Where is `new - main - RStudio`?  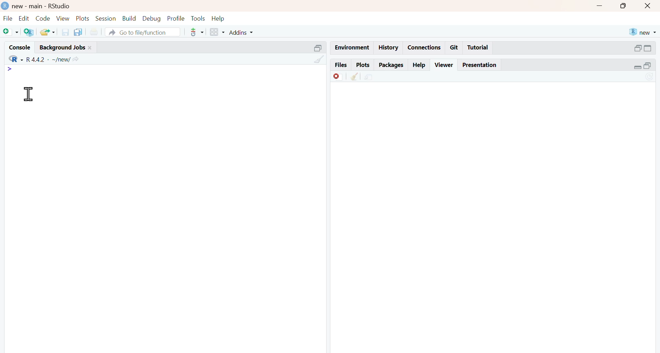 new - main - RStudio is located at coordinates (42, 6).